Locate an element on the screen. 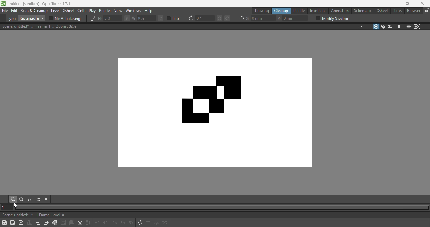  Animation is located at coordinates (340, 11).